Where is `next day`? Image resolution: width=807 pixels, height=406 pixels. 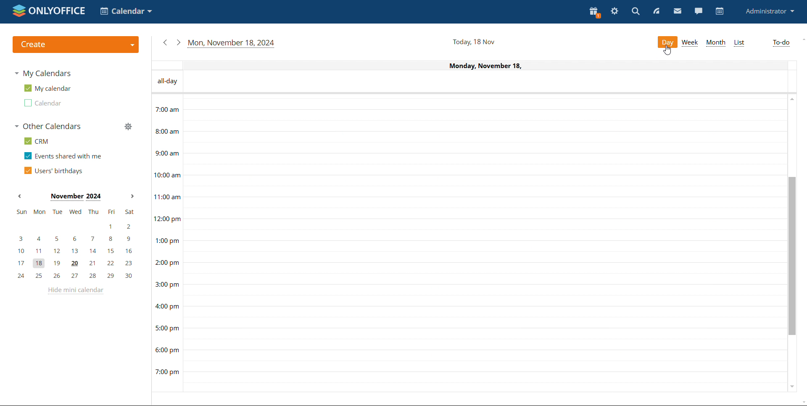
next day is located at coordinates (179, 42).